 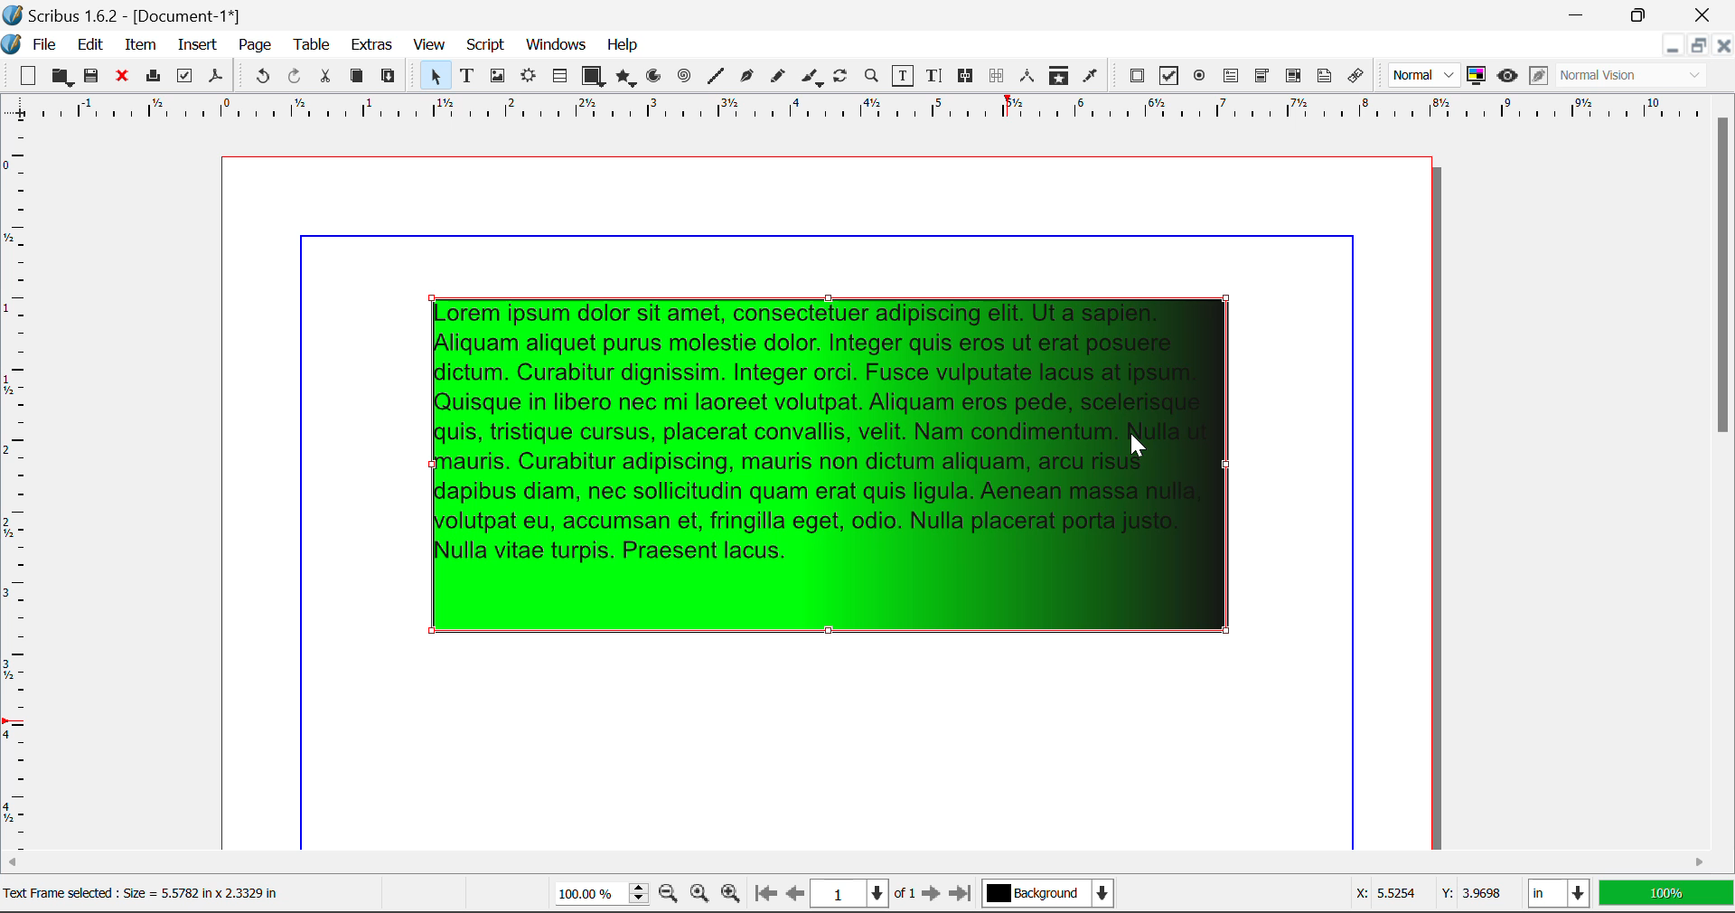 I want to click on Bezier Curve, so click(x=747, y=79).